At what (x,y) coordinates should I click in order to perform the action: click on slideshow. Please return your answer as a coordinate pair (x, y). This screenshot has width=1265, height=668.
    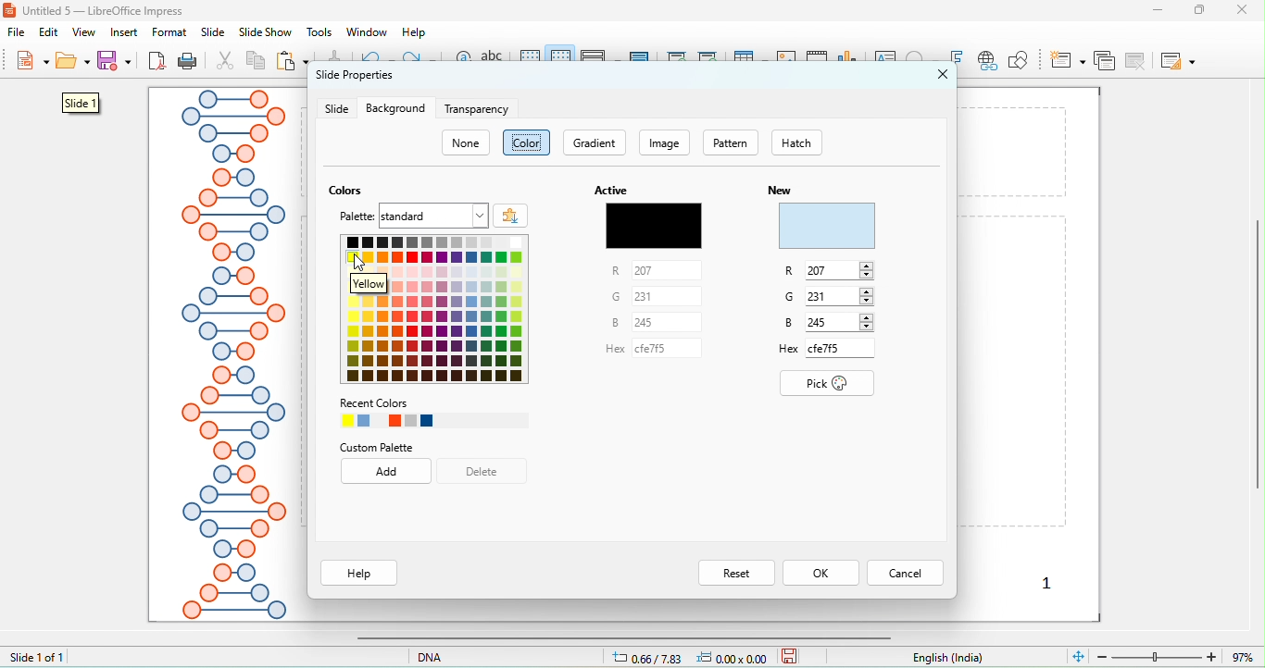
    Looking at the image, I should click on (264, 33).